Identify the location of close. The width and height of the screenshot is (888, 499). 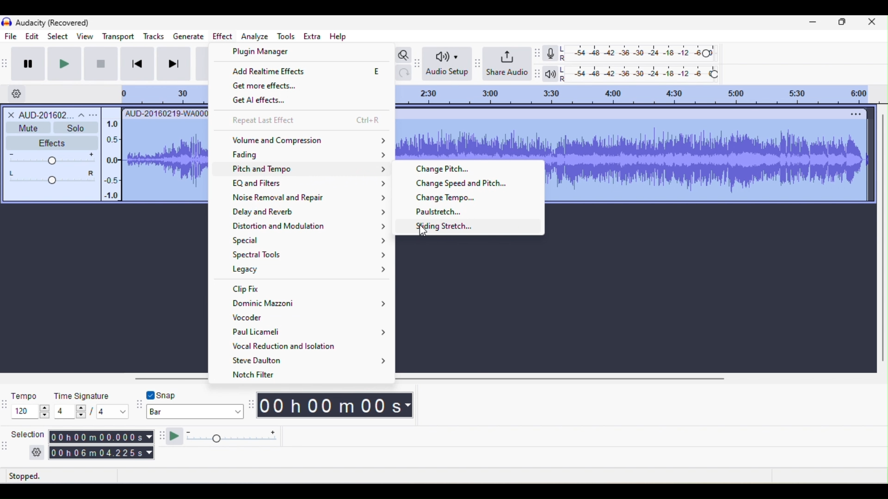
(872, 24).